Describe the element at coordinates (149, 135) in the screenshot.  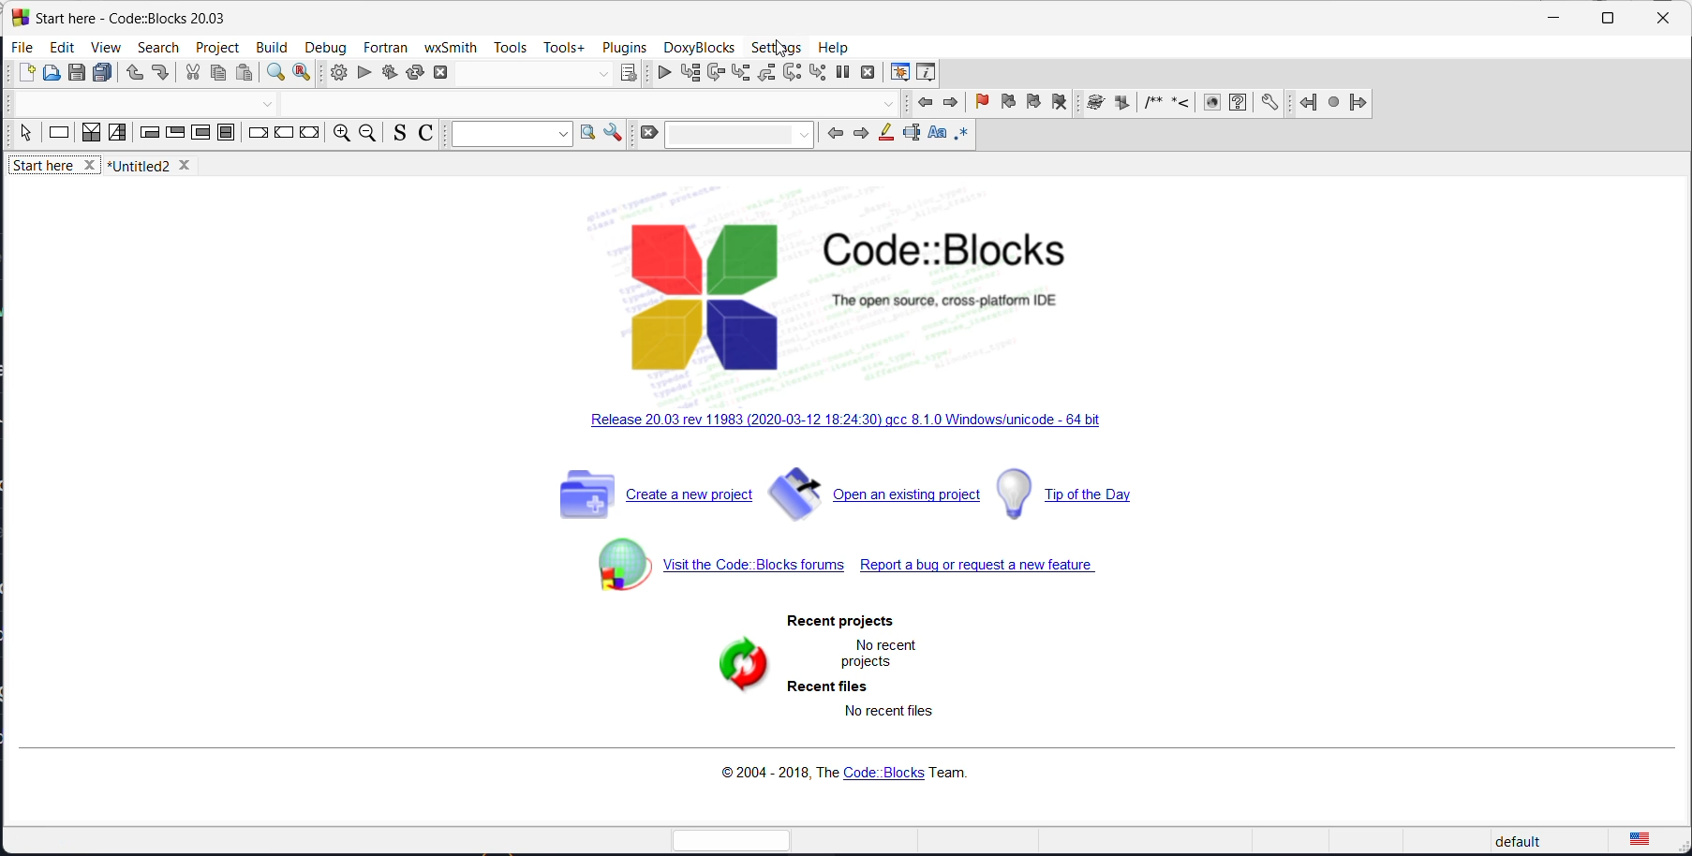
I see `entry condition loop` at that location.